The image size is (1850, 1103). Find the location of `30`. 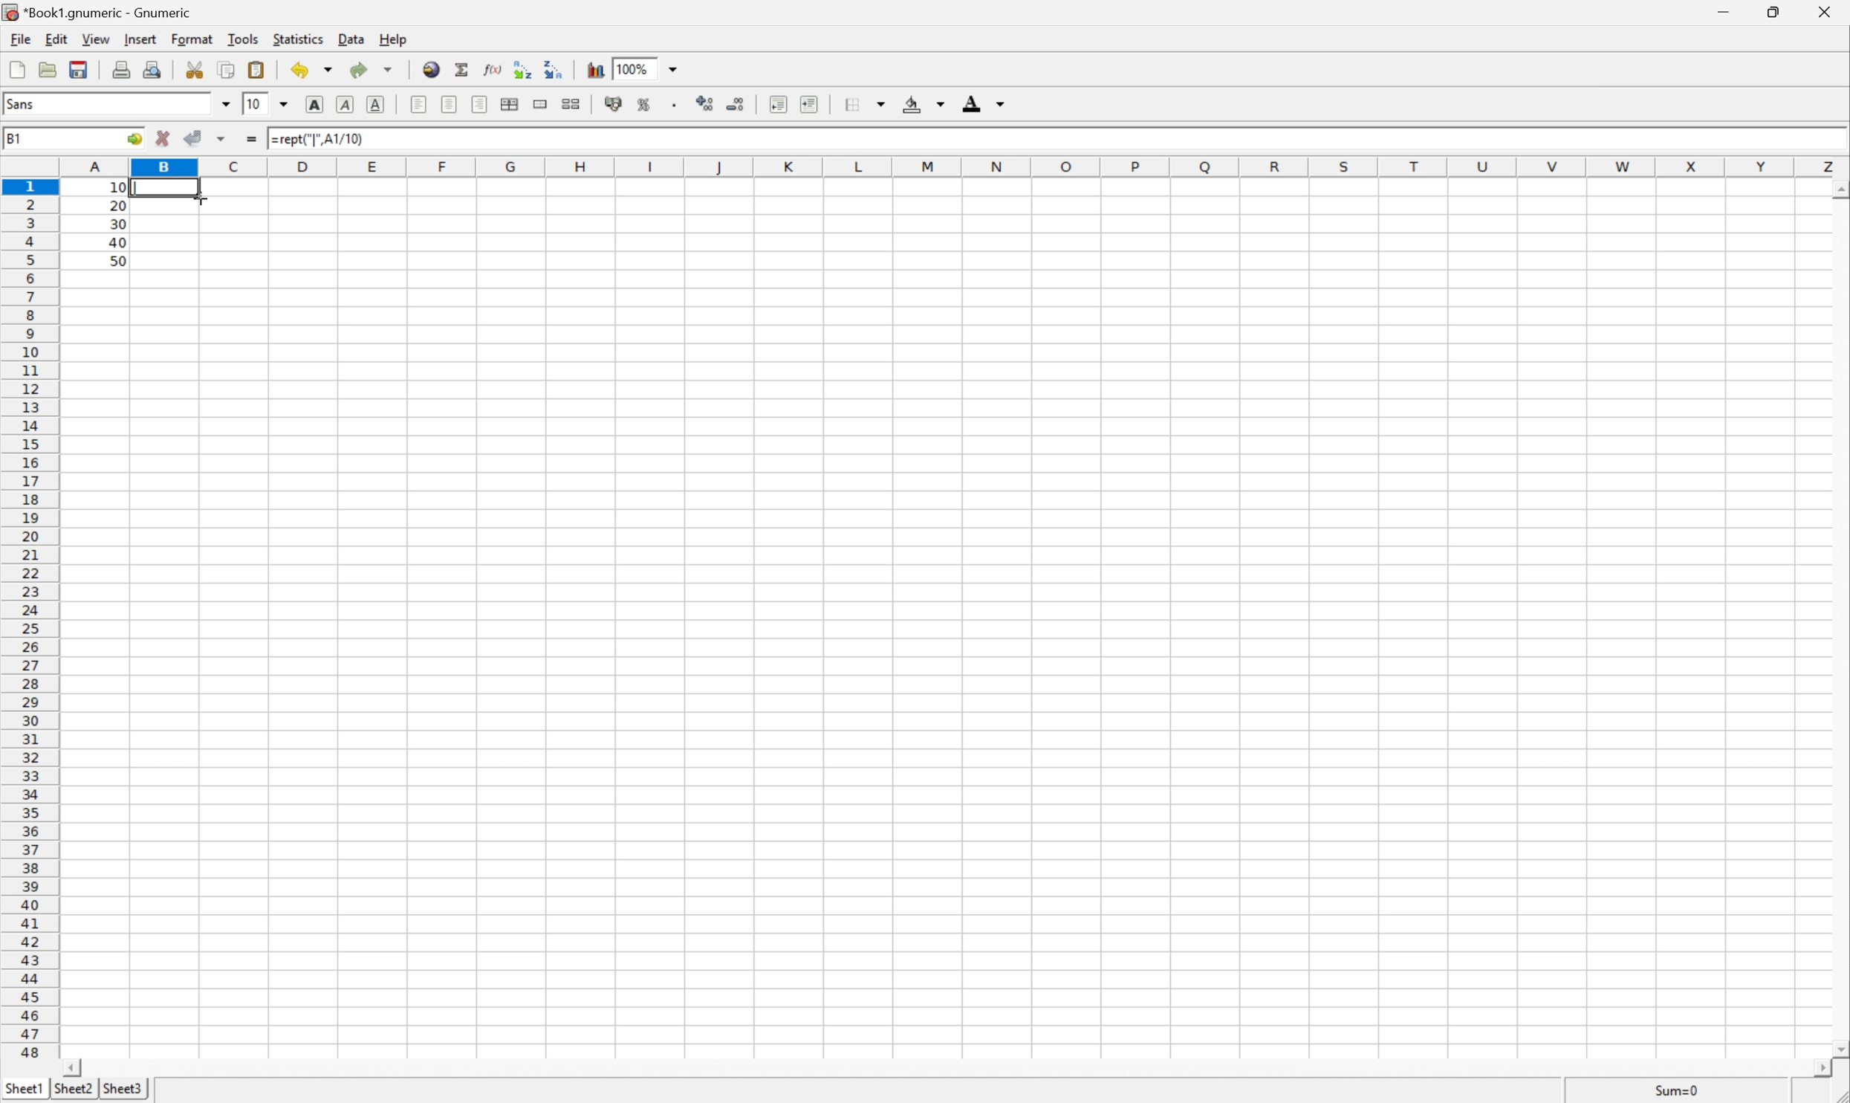

30 is located at coordinates (119, 224).